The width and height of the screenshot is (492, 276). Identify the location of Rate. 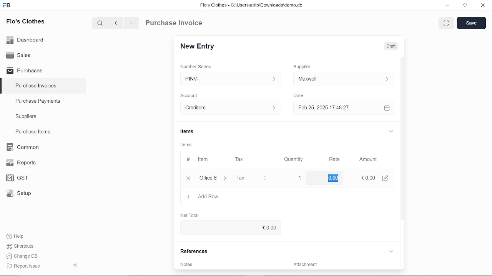
(333, 159).